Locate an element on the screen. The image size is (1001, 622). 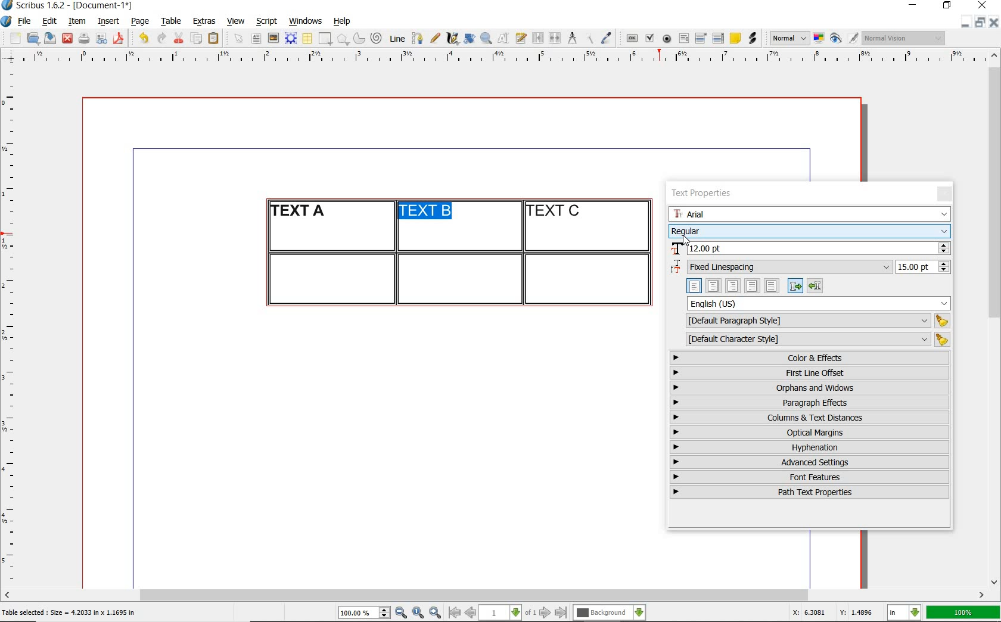
go to first page is located at coordinates (453, 612).